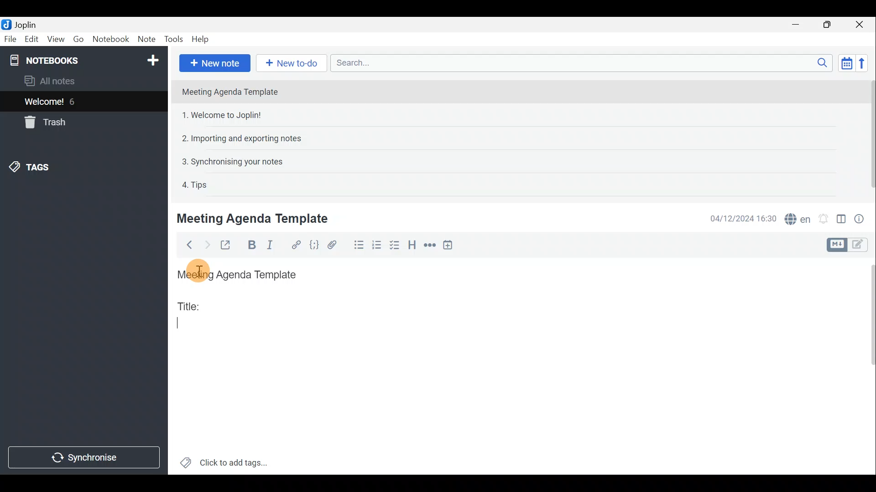 The height and width of the screenshot is (492, 876). I want to click on View, so click(54, 40).